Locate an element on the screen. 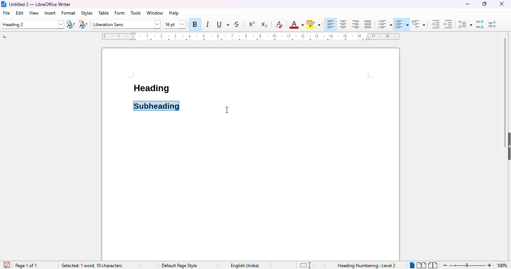 The height and width of the screenshot is (269, 511). standard selection is located at coordinates (306, 265).